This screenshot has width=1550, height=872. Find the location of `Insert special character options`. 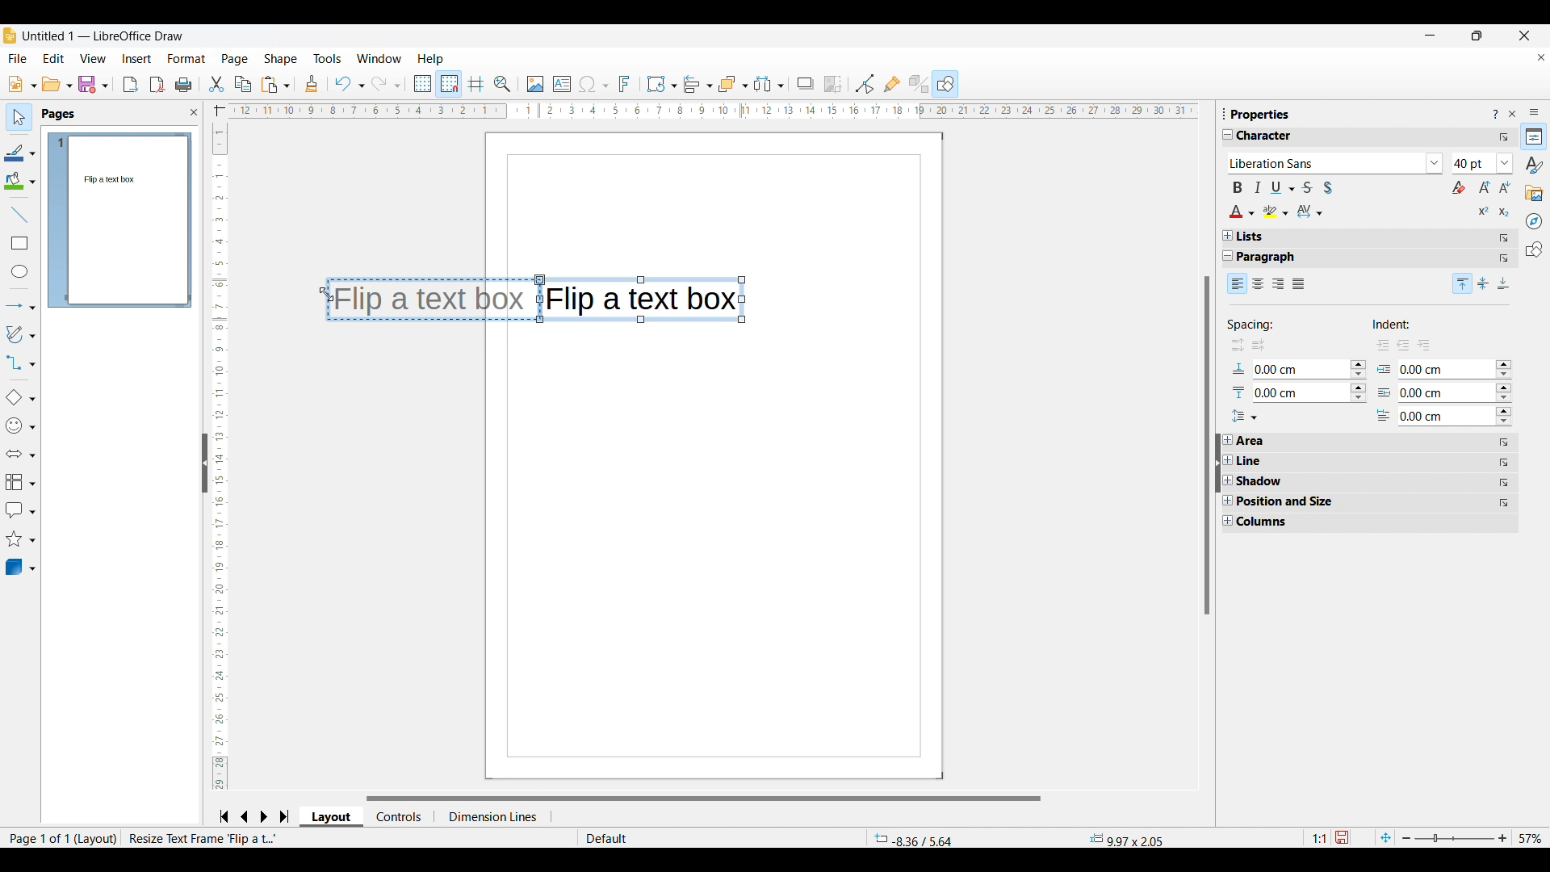

Insert special character options is located at coordinates (593, 85).